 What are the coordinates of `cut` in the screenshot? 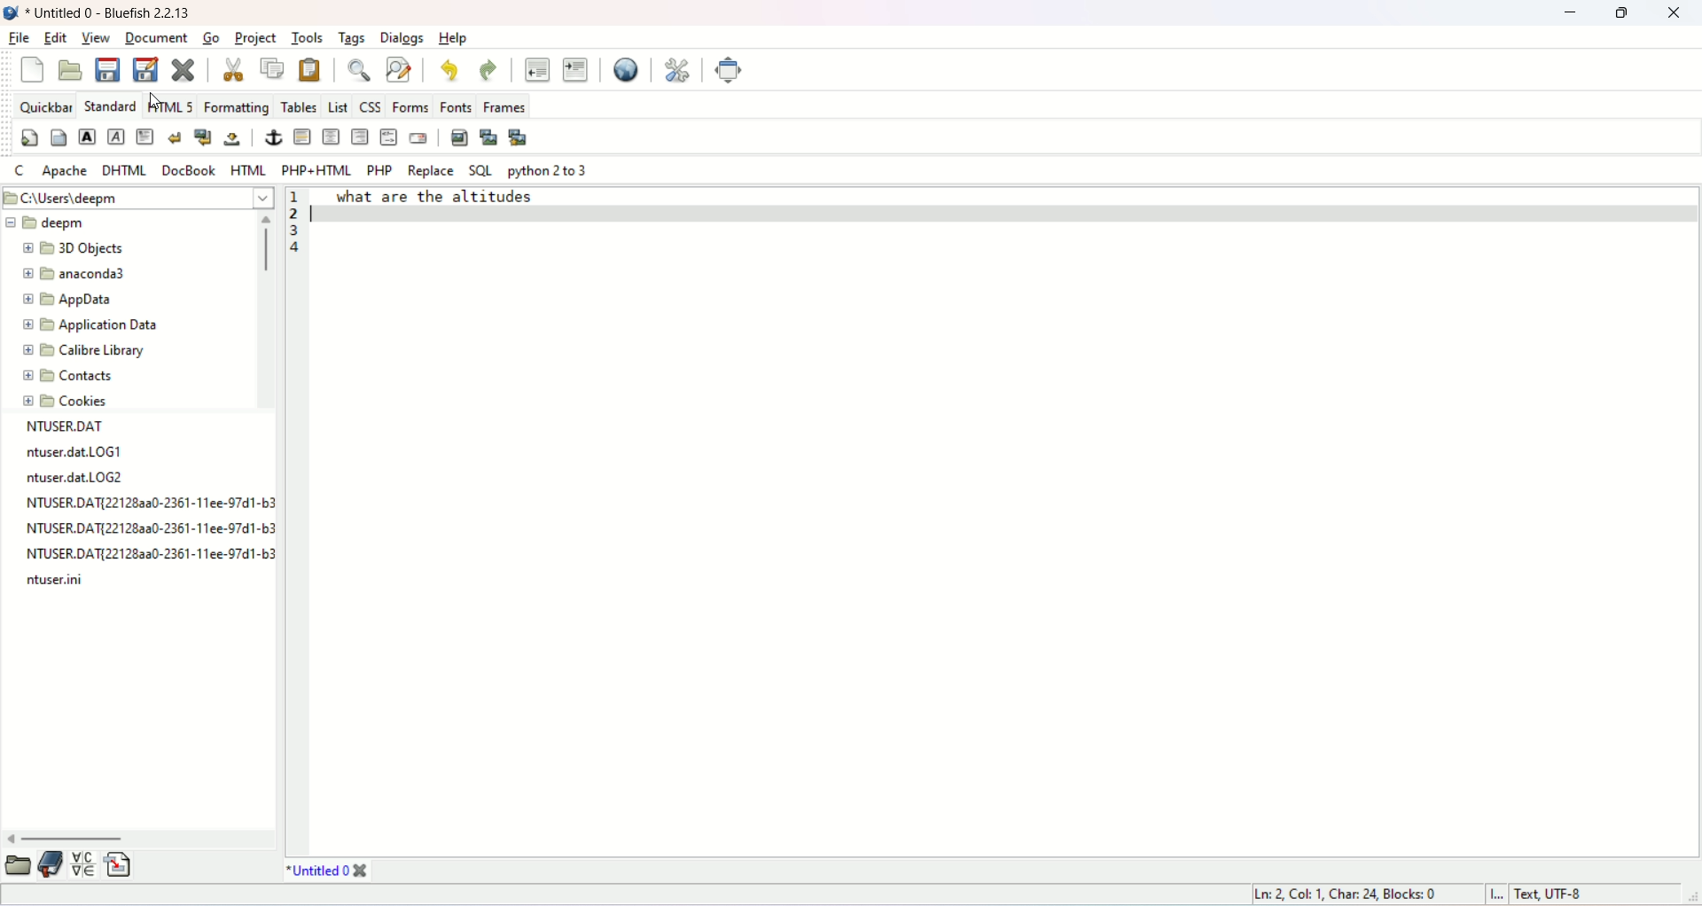 It's located at (236, 70).